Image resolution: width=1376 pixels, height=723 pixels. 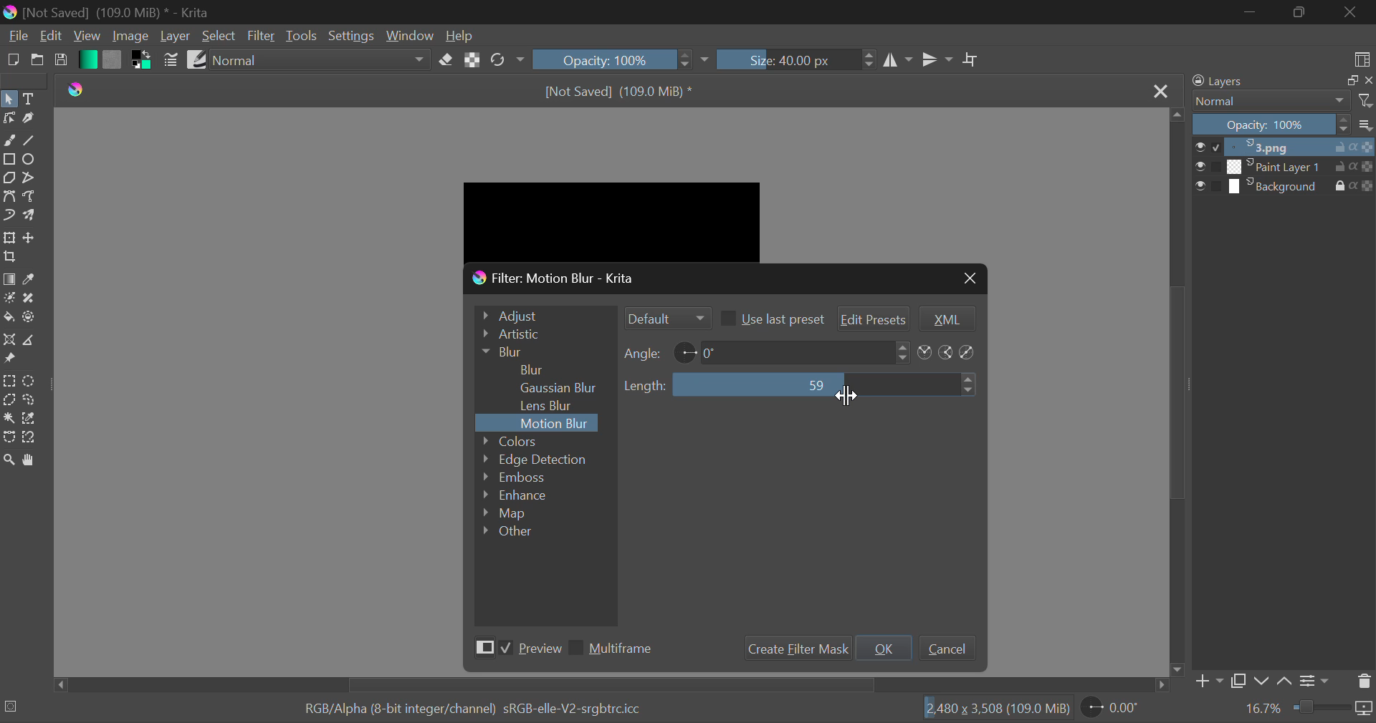 What do you see at coordinates (948, 353) in the screenshot?
I see `Angle icons` at bounding box center [948, 353].